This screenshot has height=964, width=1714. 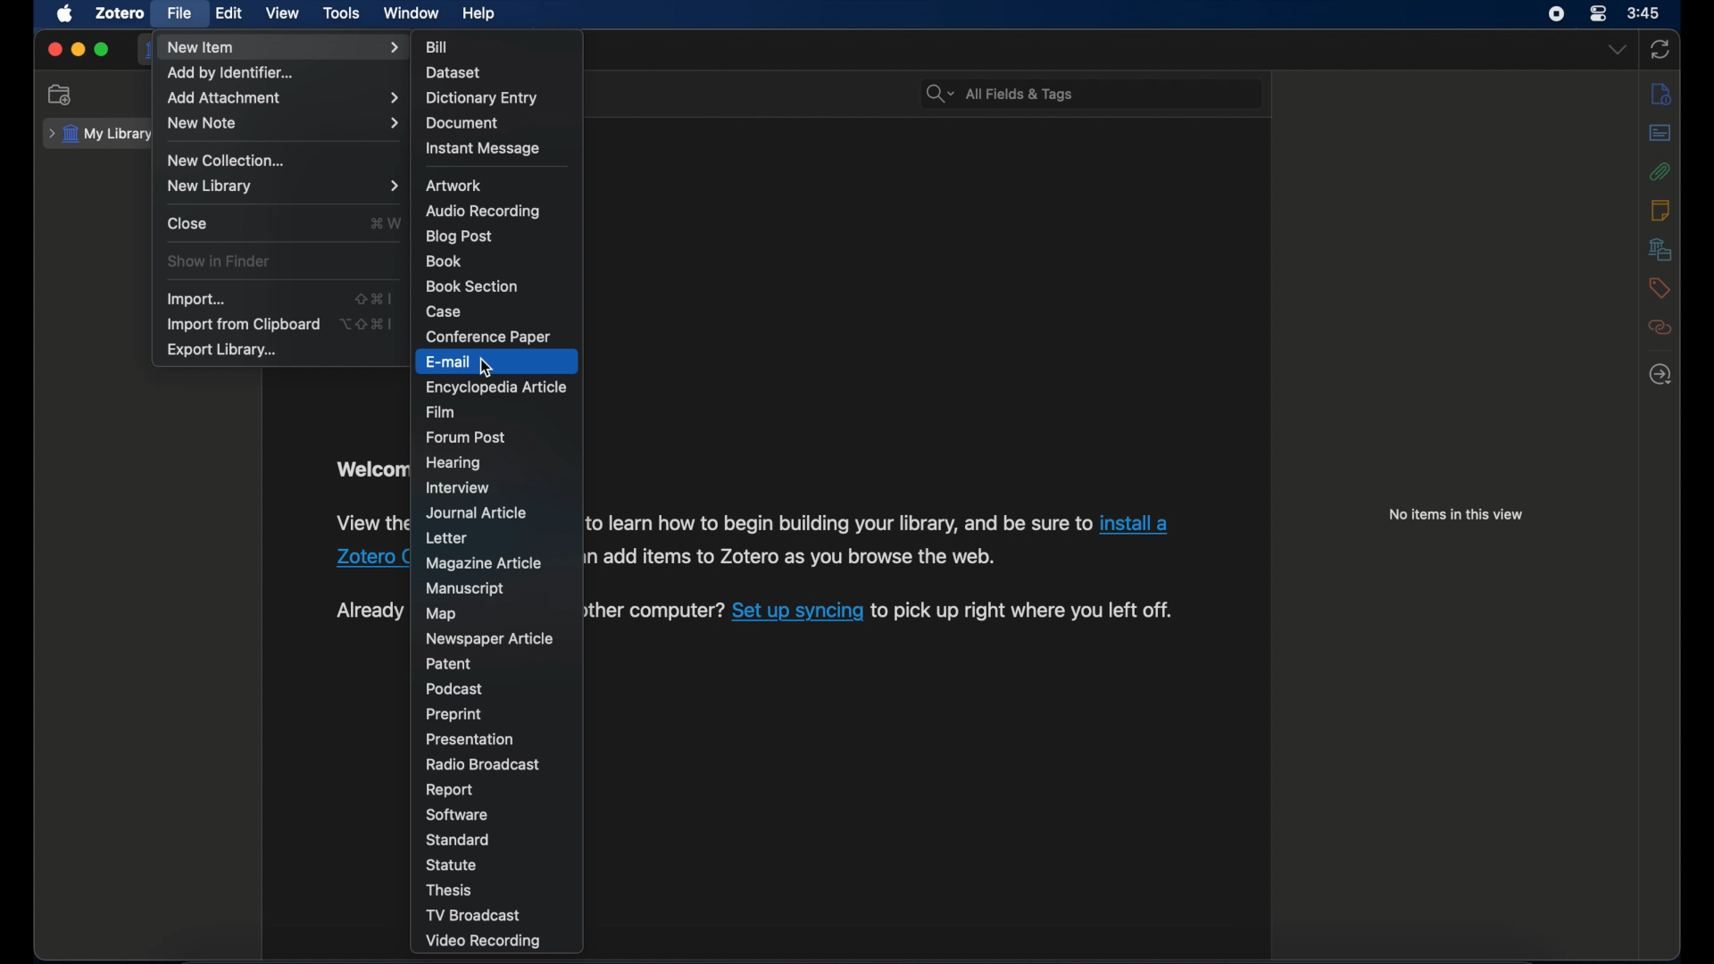 I want to click on add by identifier, so click(x=229, y=74).